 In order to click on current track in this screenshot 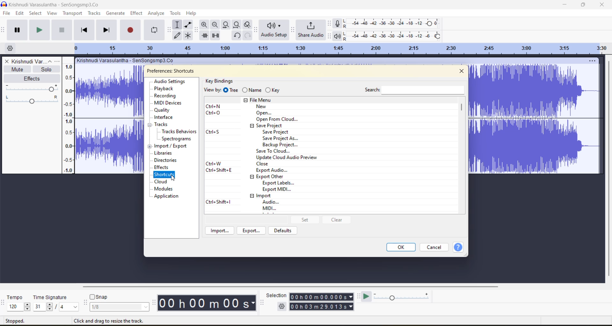, I will do `click(107, 120)`.